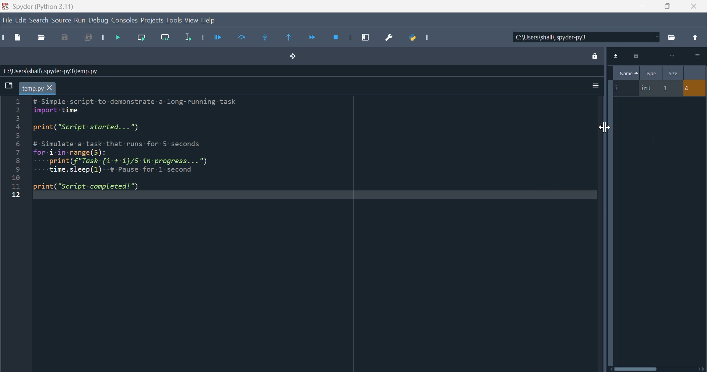  I want to click on save data, so click(636, 57).